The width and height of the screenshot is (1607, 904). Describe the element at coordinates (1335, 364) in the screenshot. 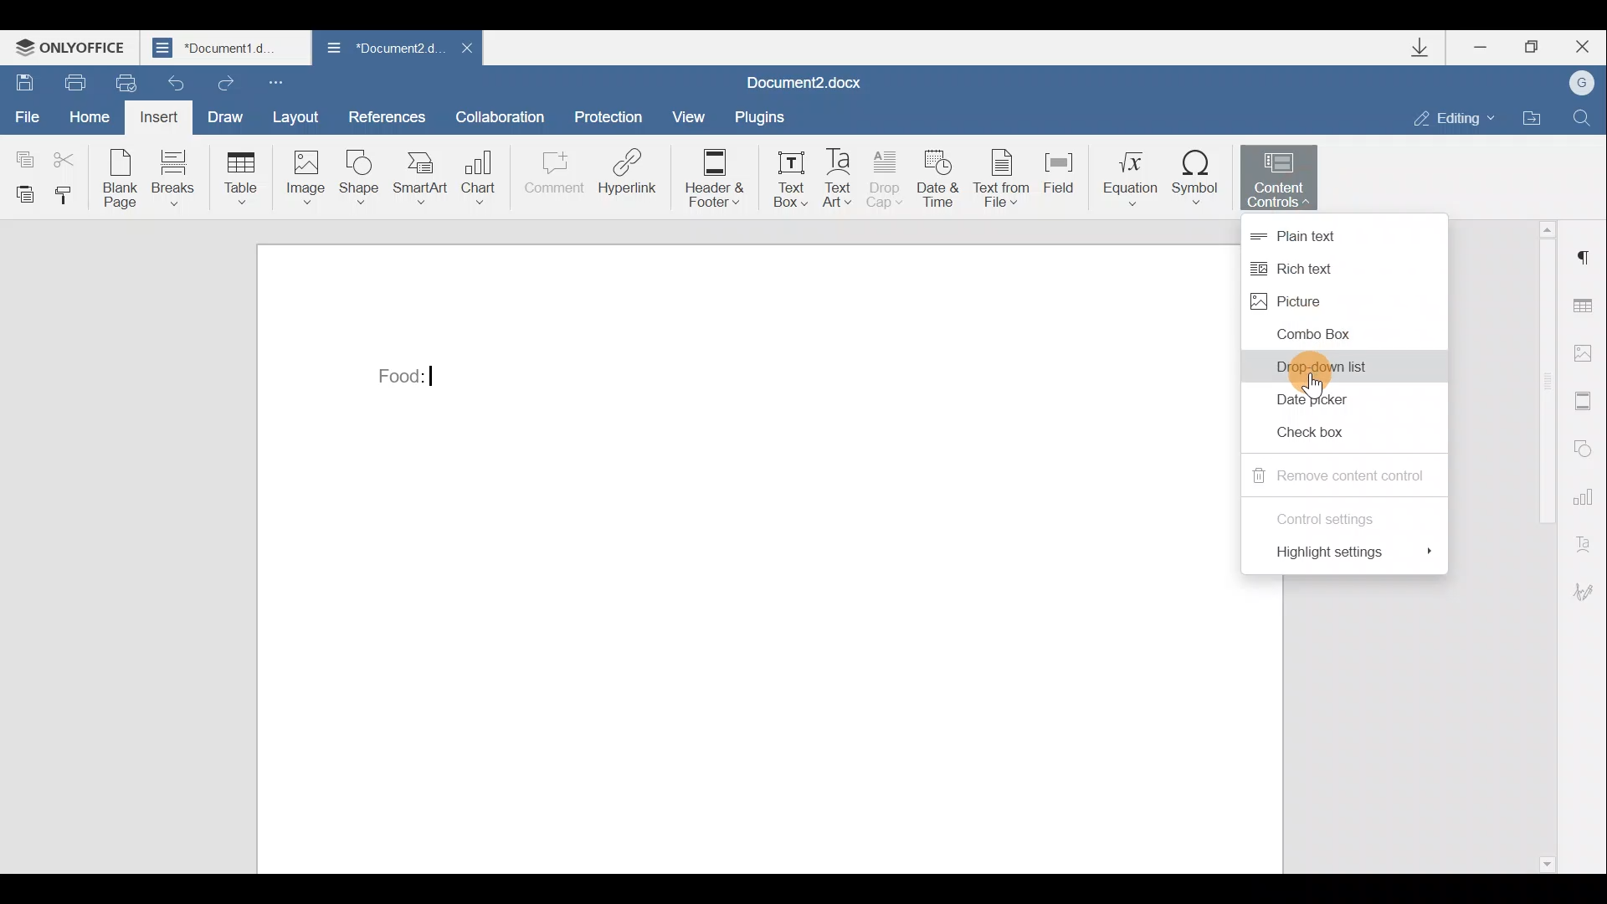

I see `Drop-down list` at that location.